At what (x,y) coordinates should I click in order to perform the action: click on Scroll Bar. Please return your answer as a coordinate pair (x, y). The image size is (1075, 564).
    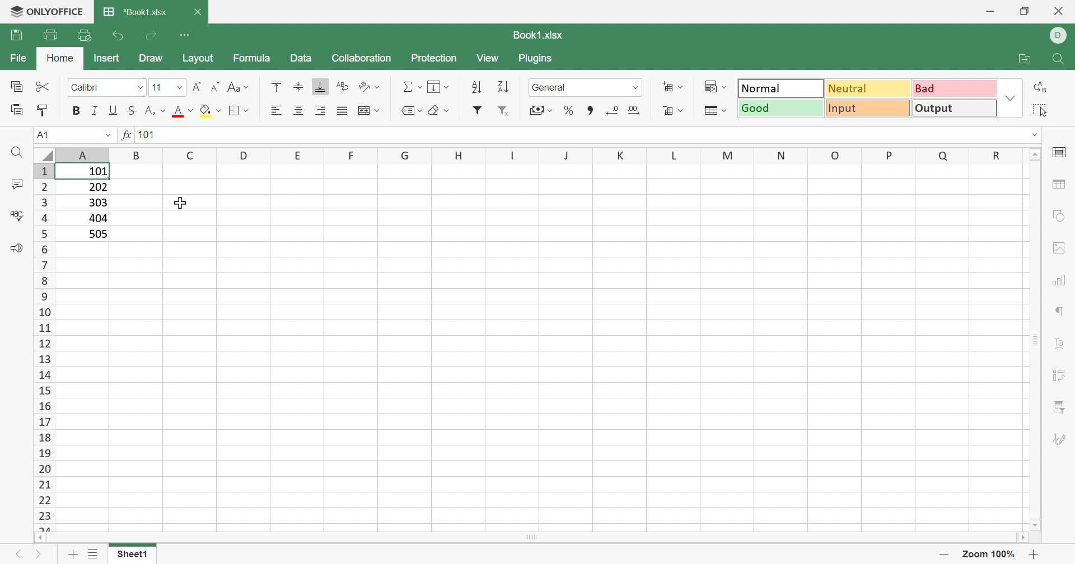
    Looking at the image, I should click on (535, 542).